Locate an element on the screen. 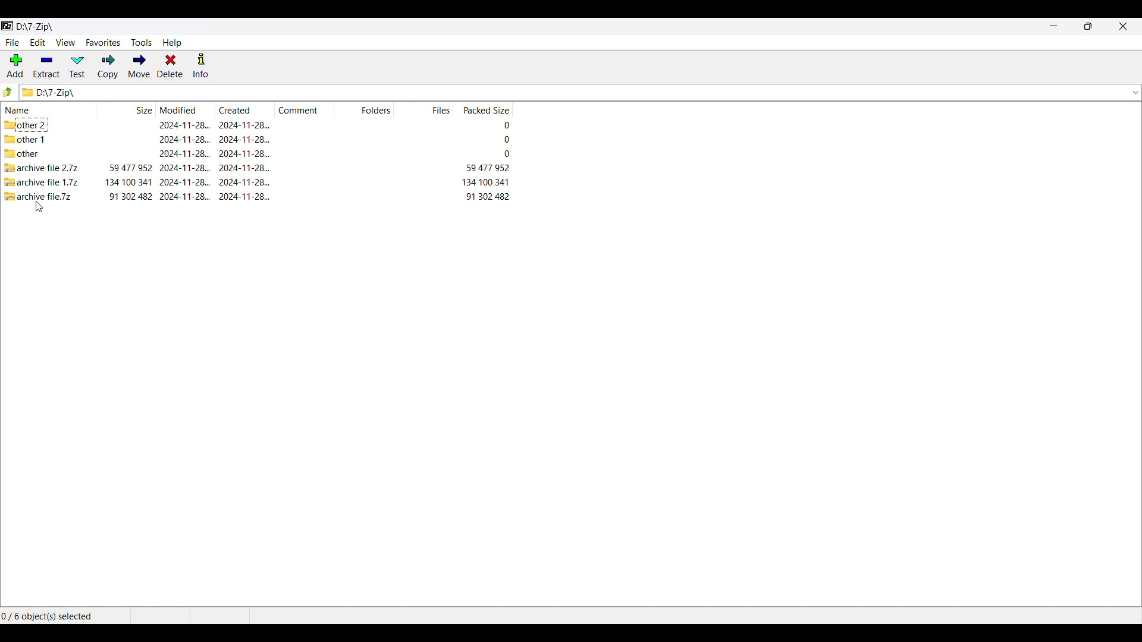  modified date & time is located at coordinates (185, 182).